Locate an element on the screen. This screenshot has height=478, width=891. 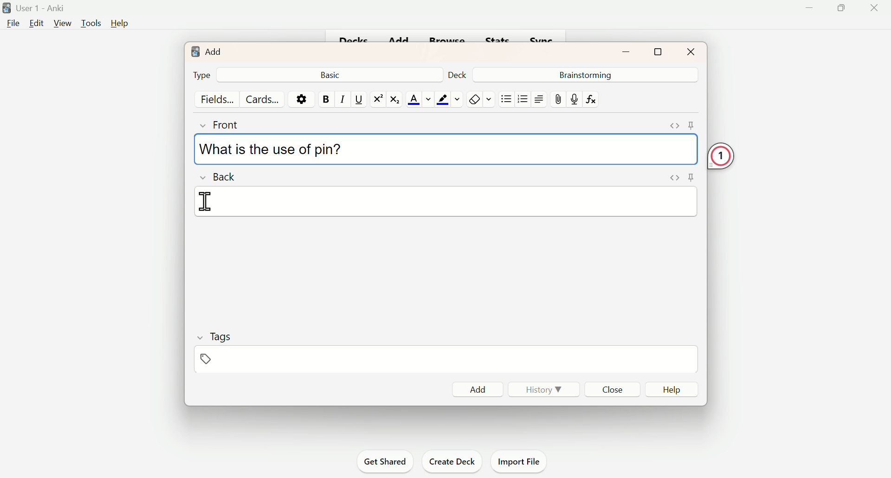
 is located at coordinates (122, 23).